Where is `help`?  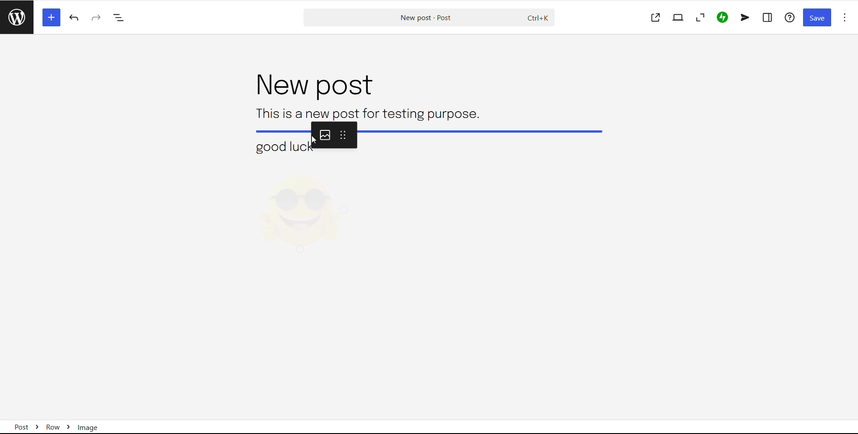 help is located at coordinates (791, 17).